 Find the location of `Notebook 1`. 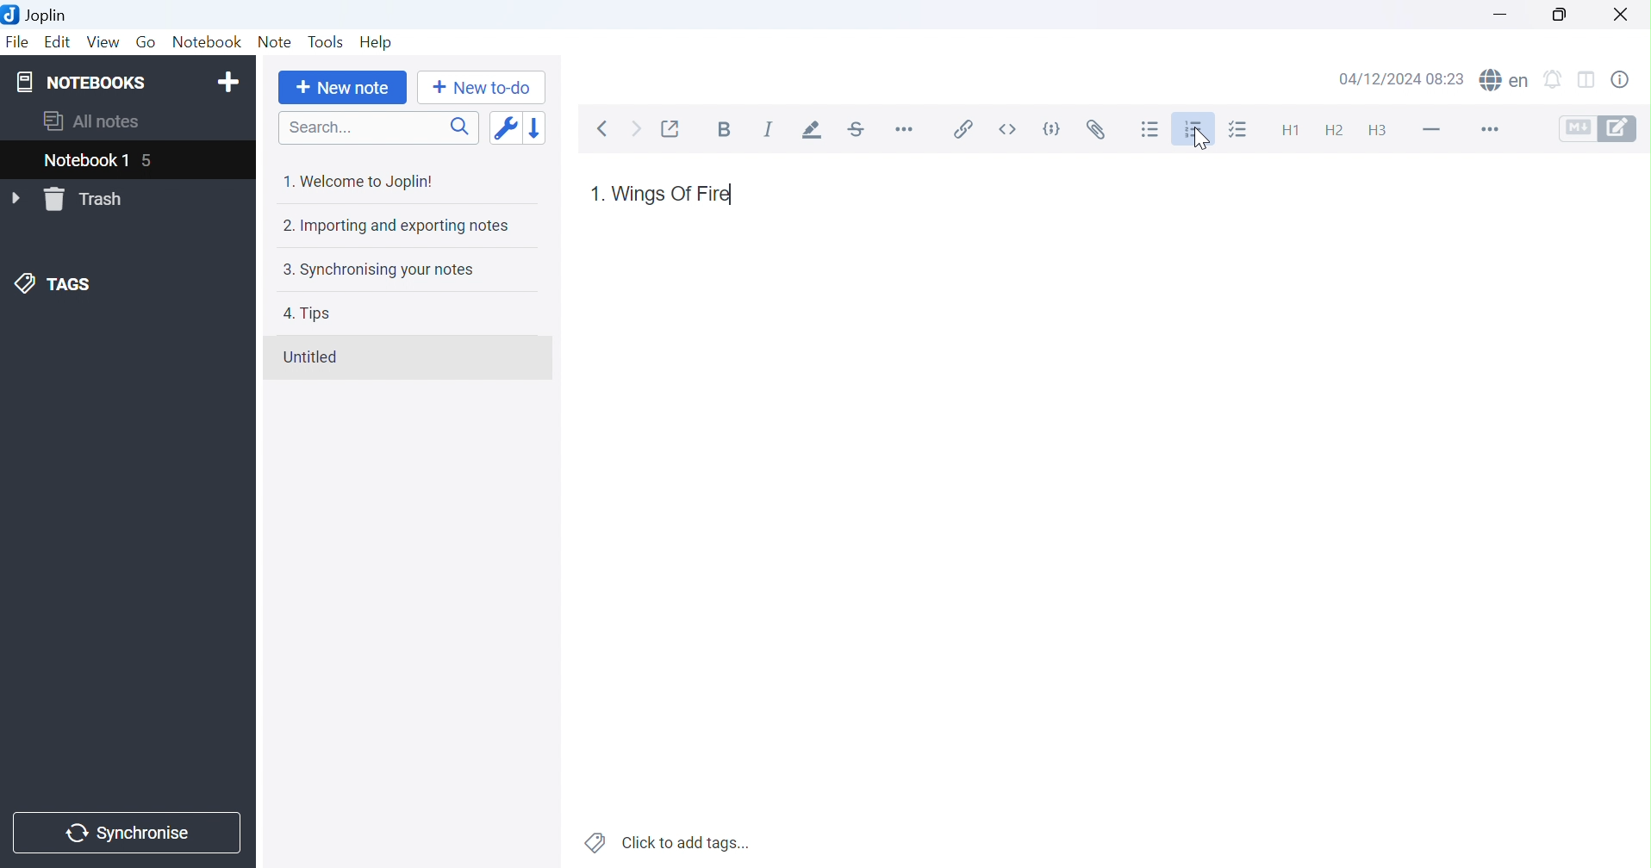

Notebook 1 is located at coordinates (85, 162).